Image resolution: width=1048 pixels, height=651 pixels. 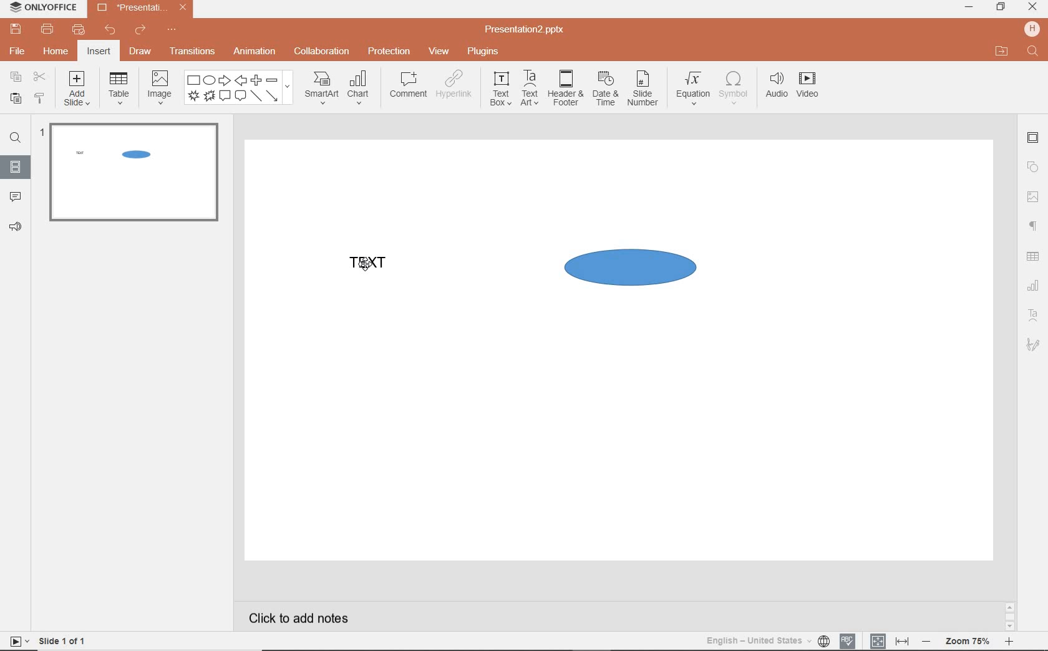 What do you see at coordinates (499, 89) in the screenshot?
I see `textbox` at bounding box center [499, 89].